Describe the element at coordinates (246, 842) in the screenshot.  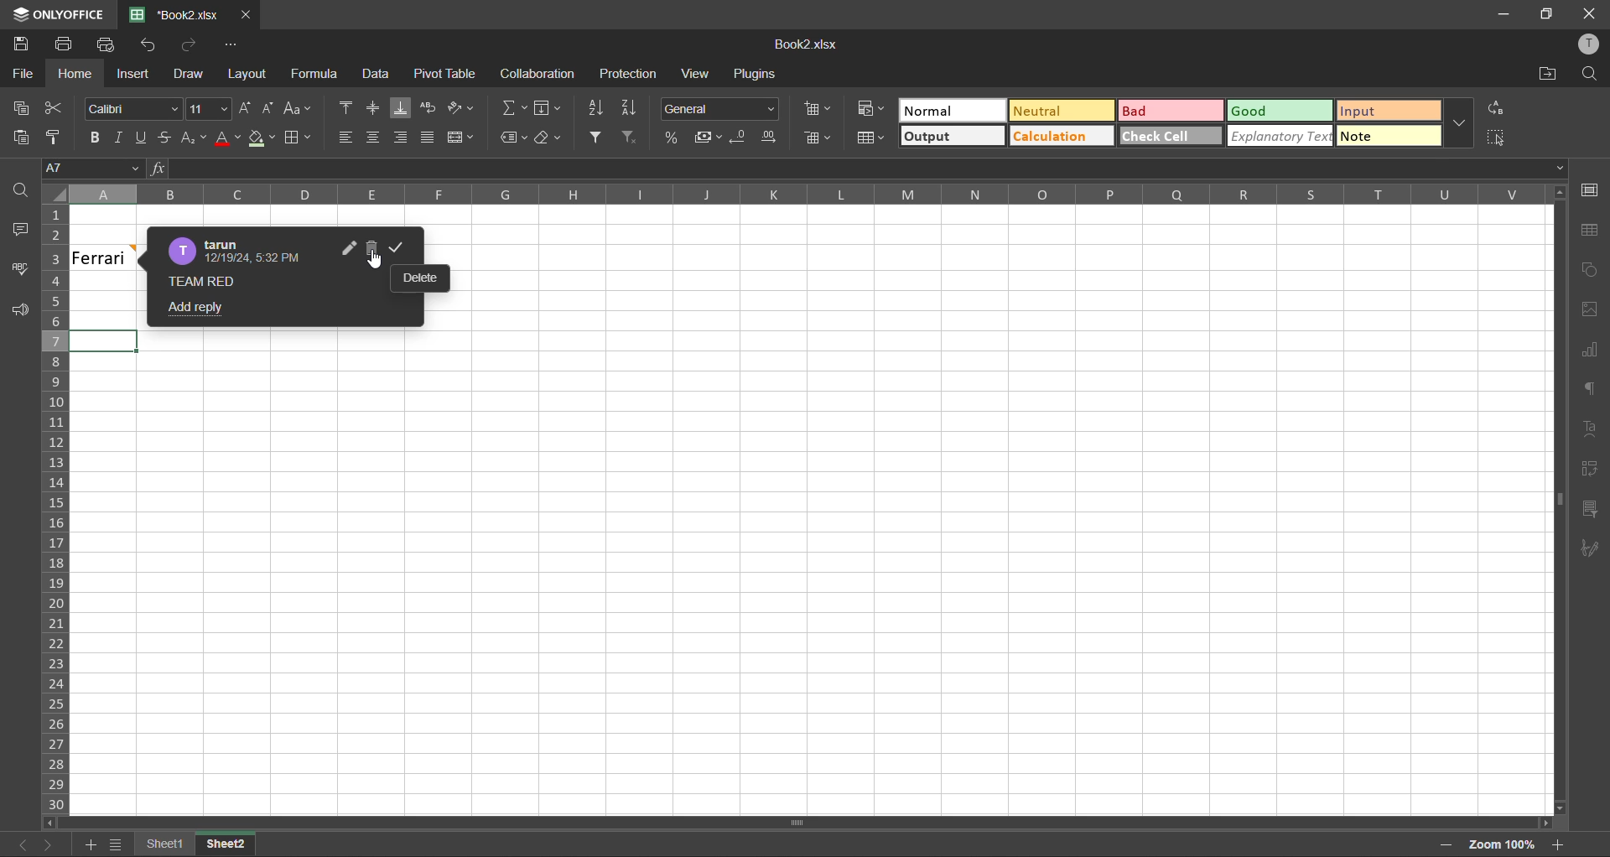
I see `sheet 2` at that location.